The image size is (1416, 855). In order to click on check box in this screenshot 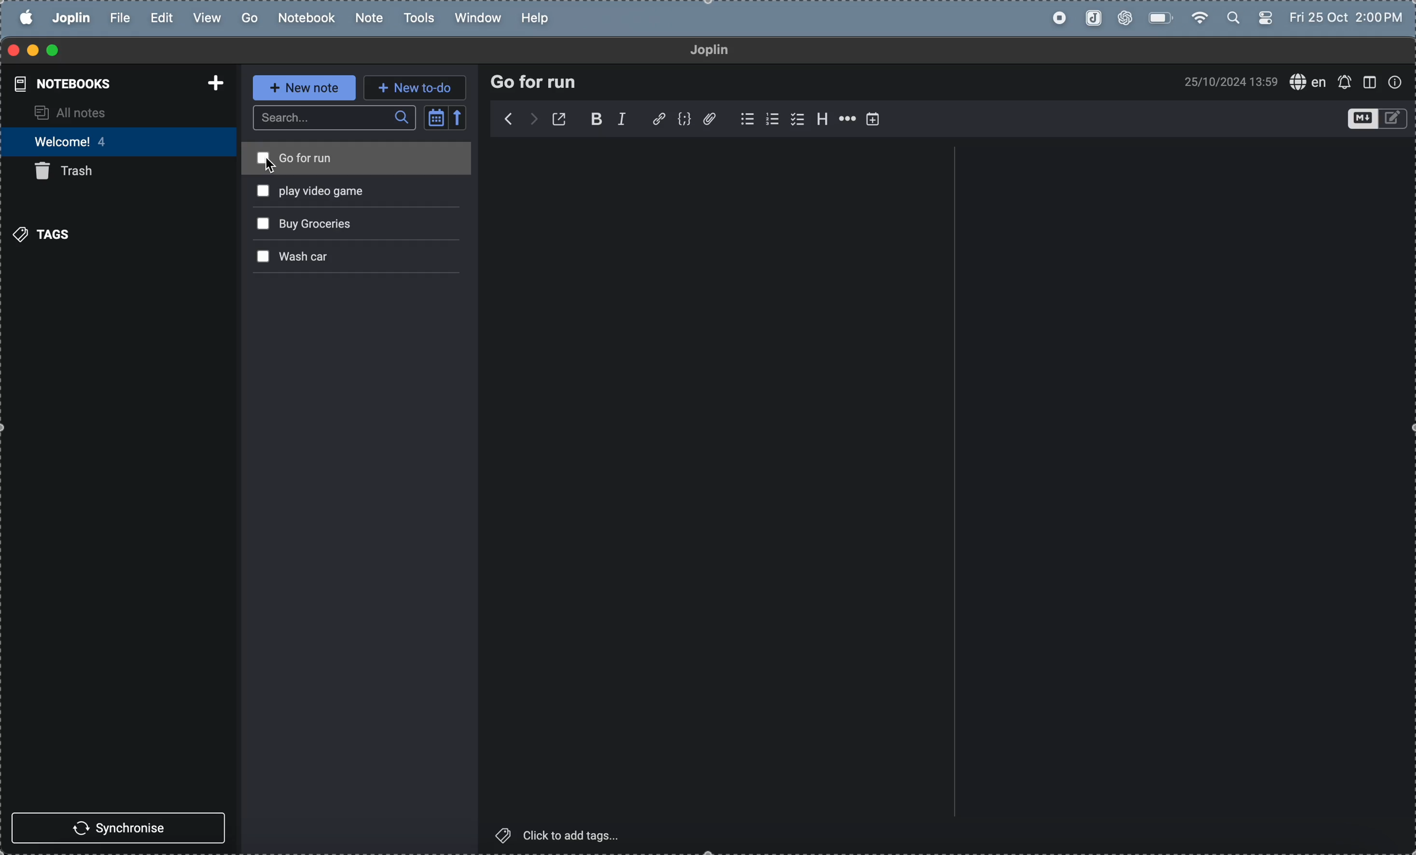, I will do `click(259, 157)`.